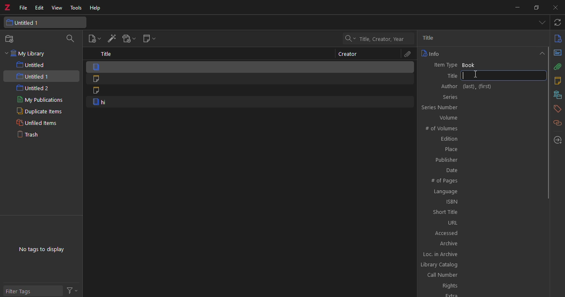 Image resolution: width=565 pixels, height=297 pixels. I want to click on notes, so click(557, 81).